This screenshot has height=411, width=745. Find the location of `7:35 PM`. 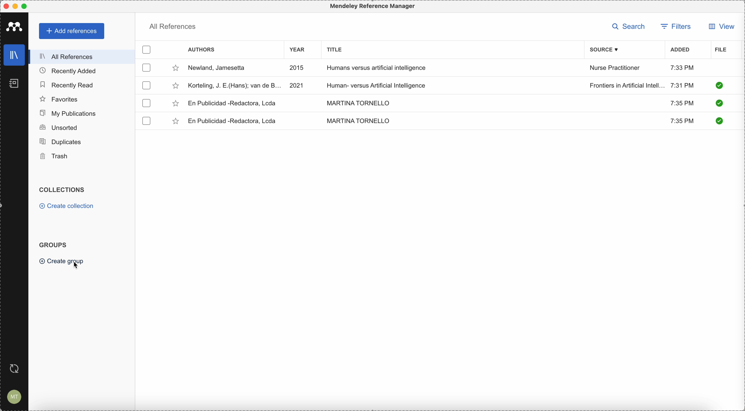

7:35 PM is located at coordinates (681, 102).